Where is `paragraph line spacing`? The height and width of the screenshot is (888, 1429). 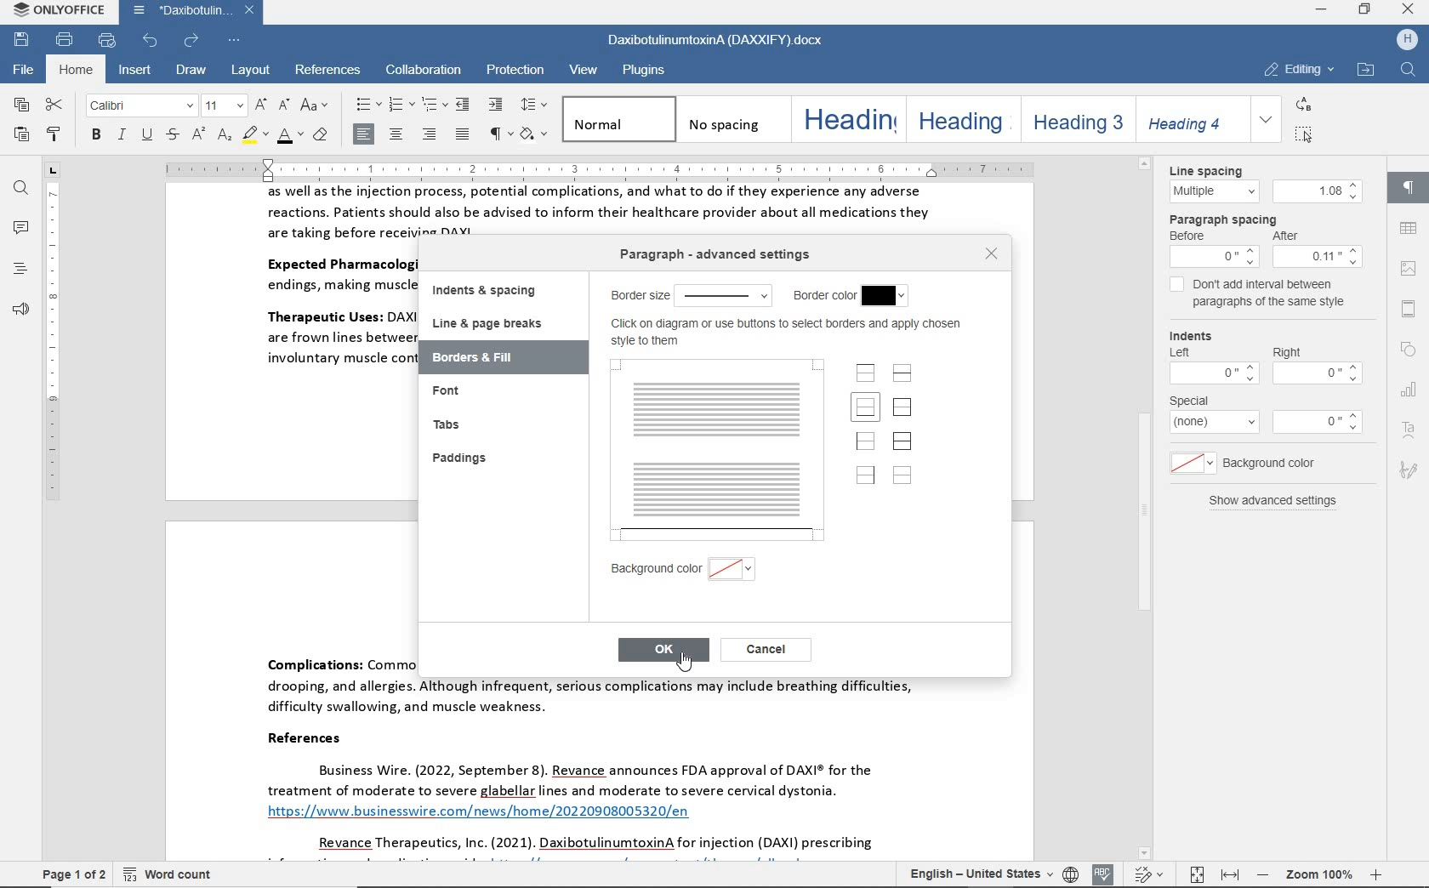
paragraph line spacing is located at coordinates (535, 105).